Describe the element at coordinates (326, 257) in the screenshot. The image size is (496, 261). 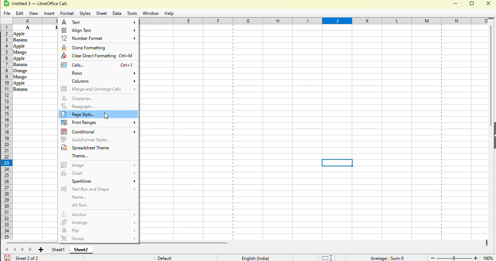
I see `standard selection` at that location.